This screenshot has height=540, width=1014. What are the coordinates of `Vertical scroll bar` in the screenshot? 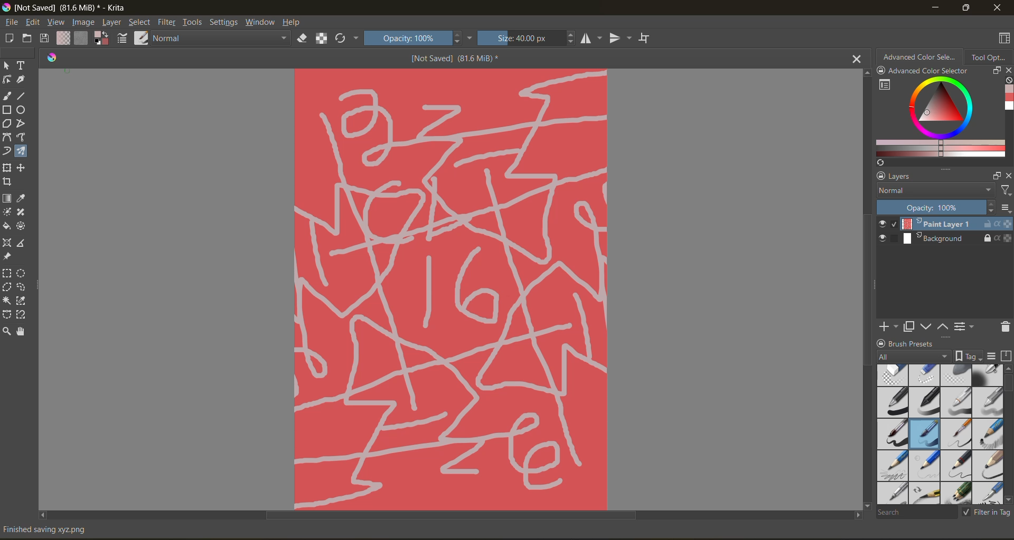 It's located at (865, 288).